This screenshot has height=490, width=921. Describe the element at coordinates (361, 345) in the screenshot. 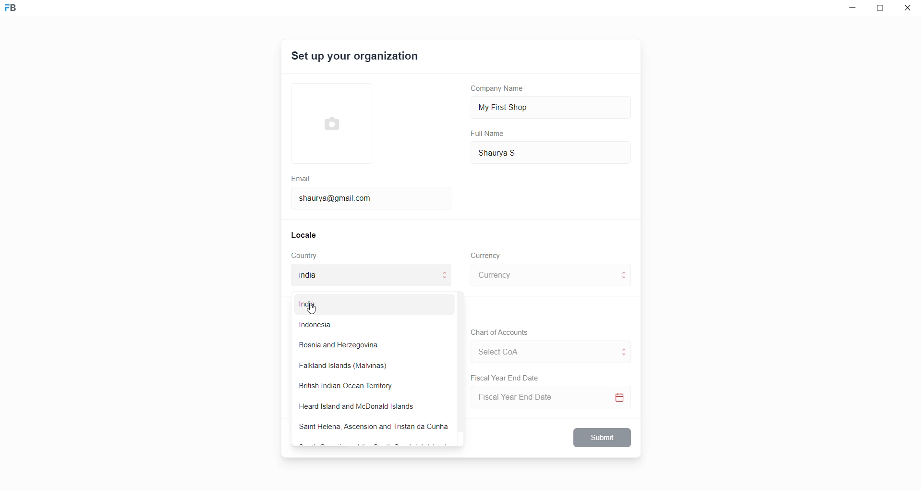

I see `Bosnia and Herzegovina` at that location.